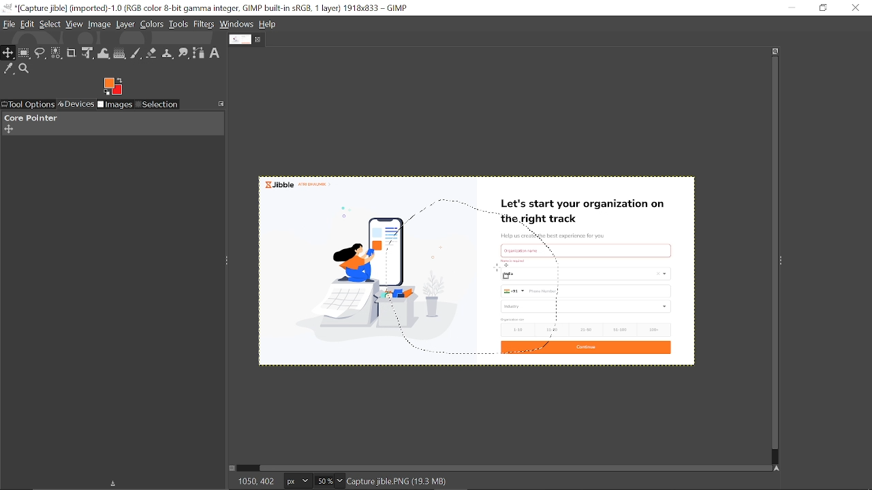 This screenshot has width=872, height=490. I want to click on Help us create the best experience for you, so click(552, 236).